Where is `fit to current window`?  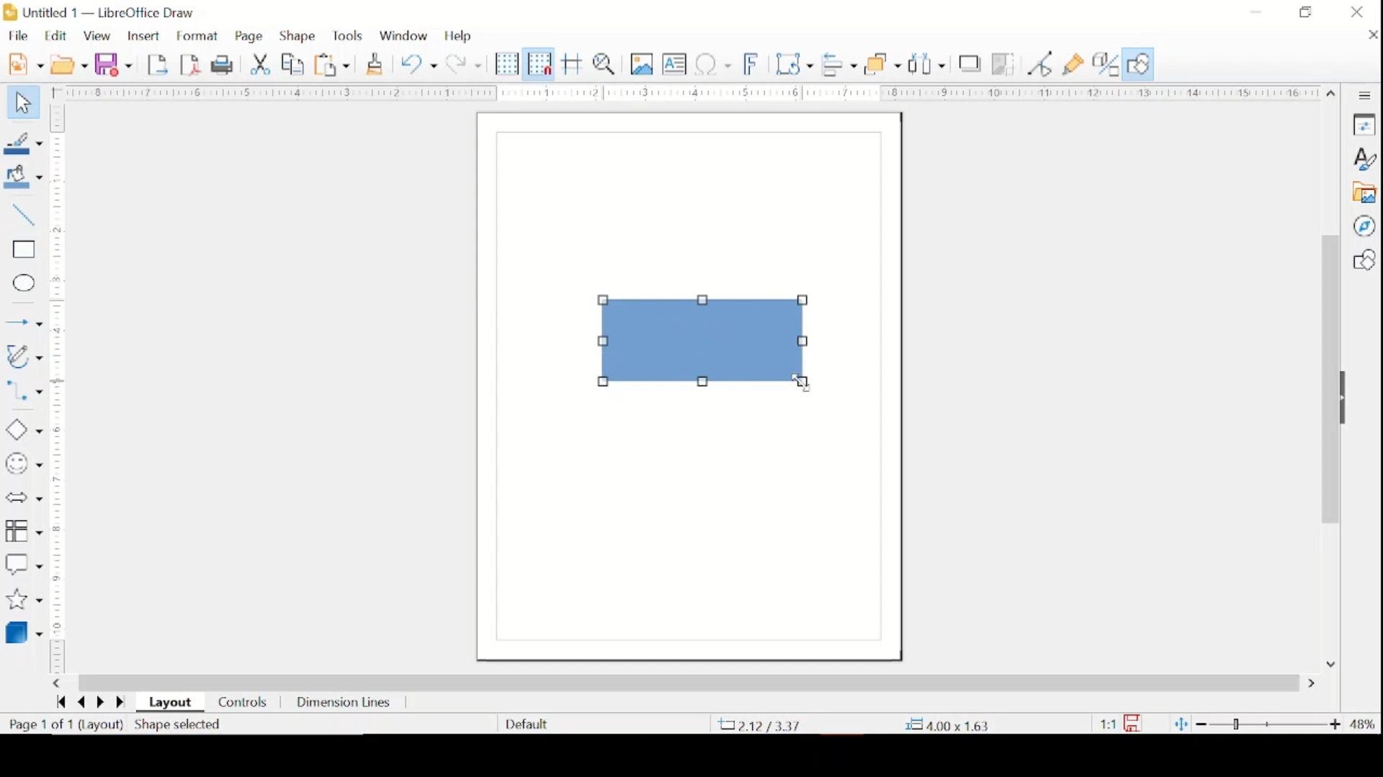
fit to current window is located at coordinates (1180, 724).